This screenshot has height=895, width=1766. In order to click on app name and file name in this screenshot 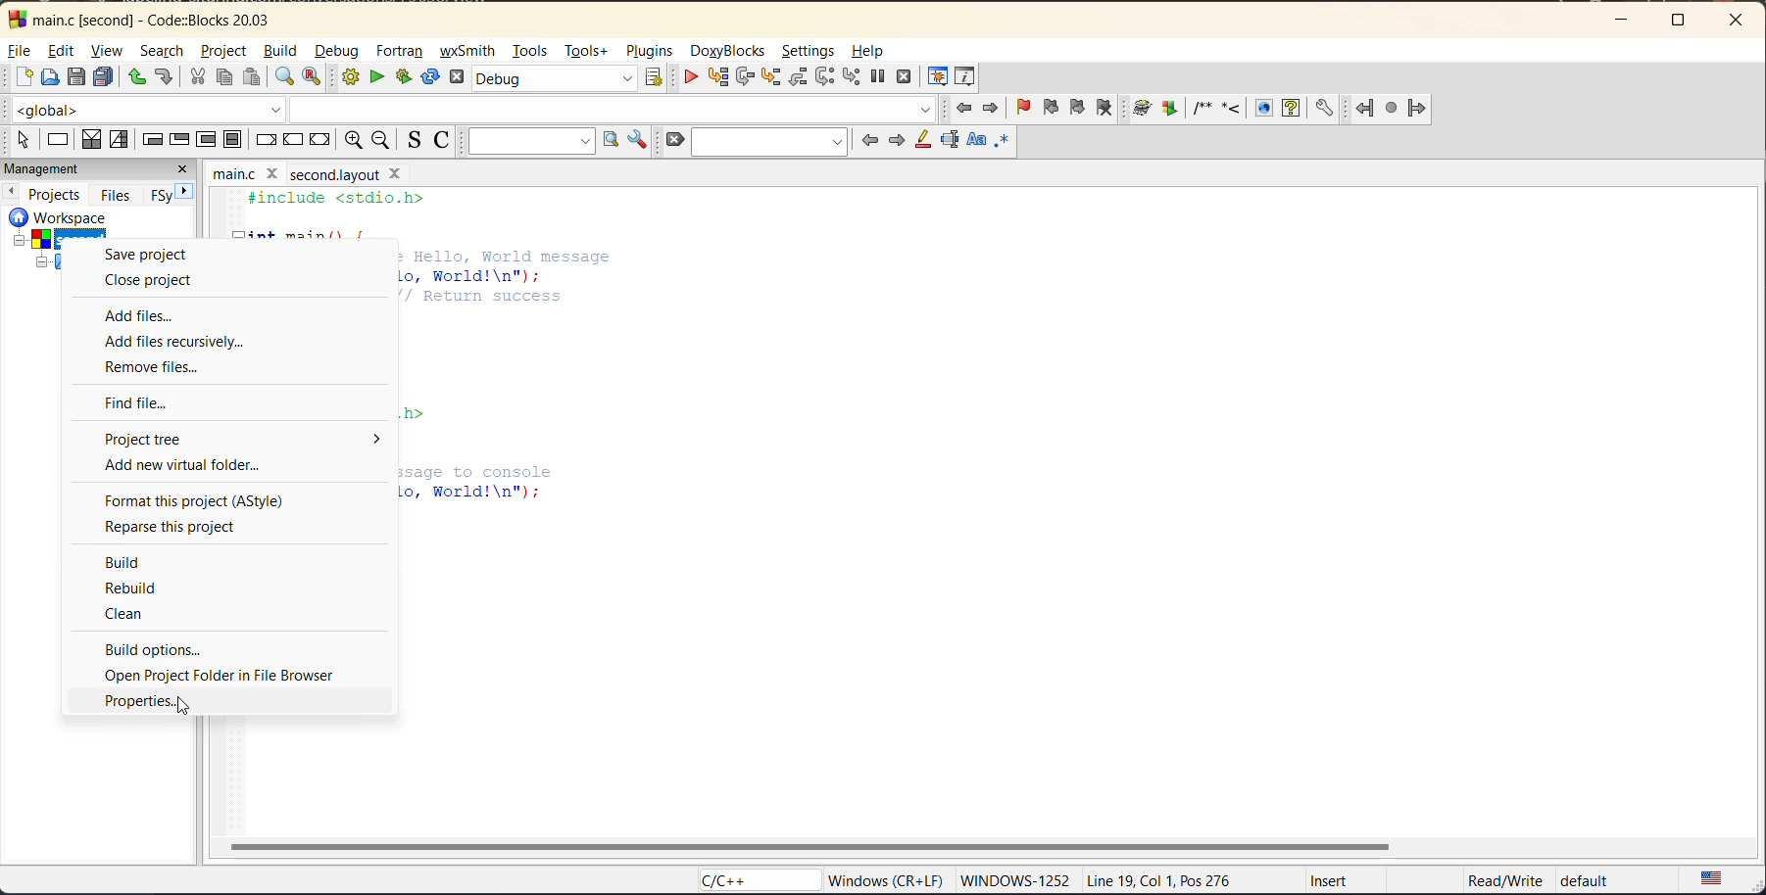, I will do `click(151, 19)`.